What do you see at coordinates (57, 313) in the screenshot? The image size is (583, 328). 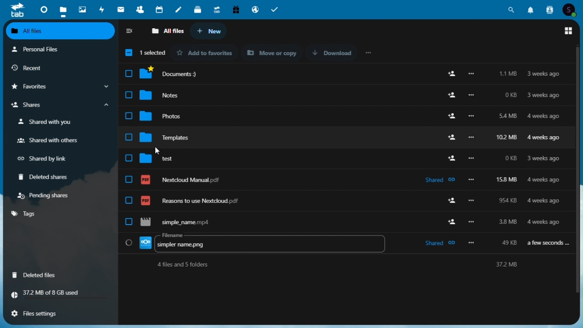 I see `file settings` at bounding box center [57, 313].